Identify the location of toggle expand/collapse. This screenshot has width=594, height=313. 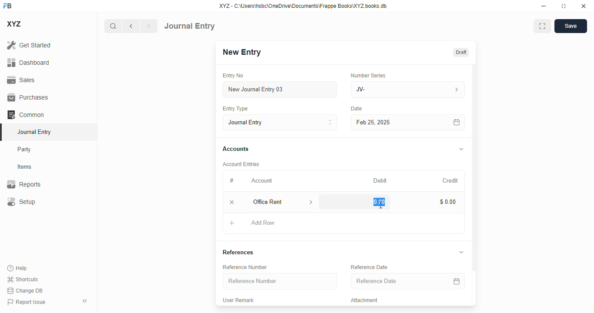
(462, 149).